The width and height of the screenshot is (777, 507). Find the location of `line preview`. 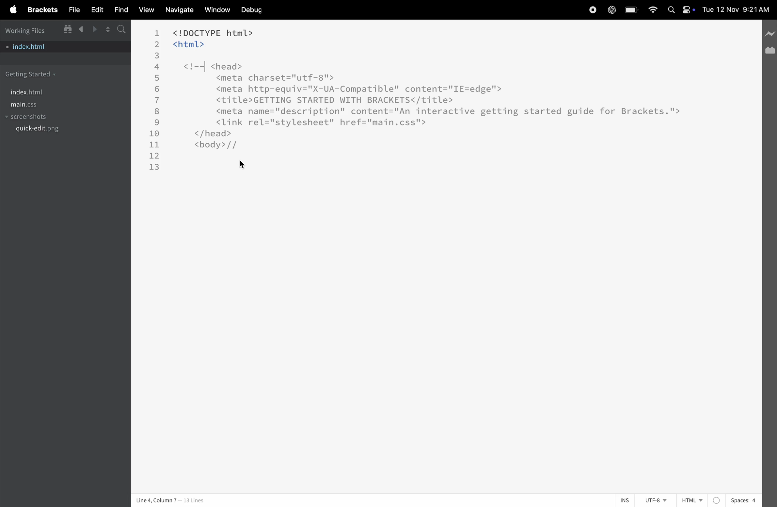

line preview is located at coordinates (769, 34).